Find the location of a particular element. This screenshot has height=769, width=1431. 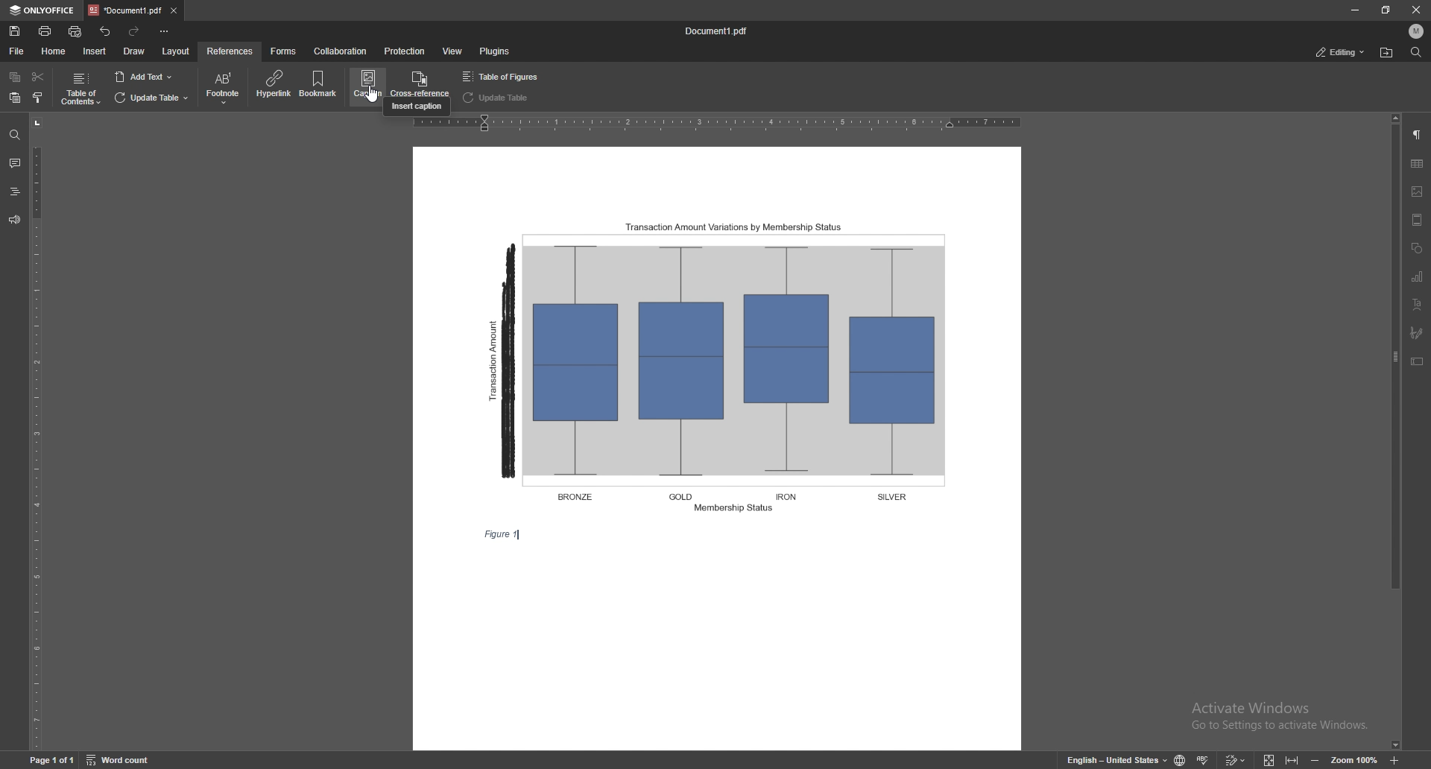

zoom in is located at coordinates (1394, 759).